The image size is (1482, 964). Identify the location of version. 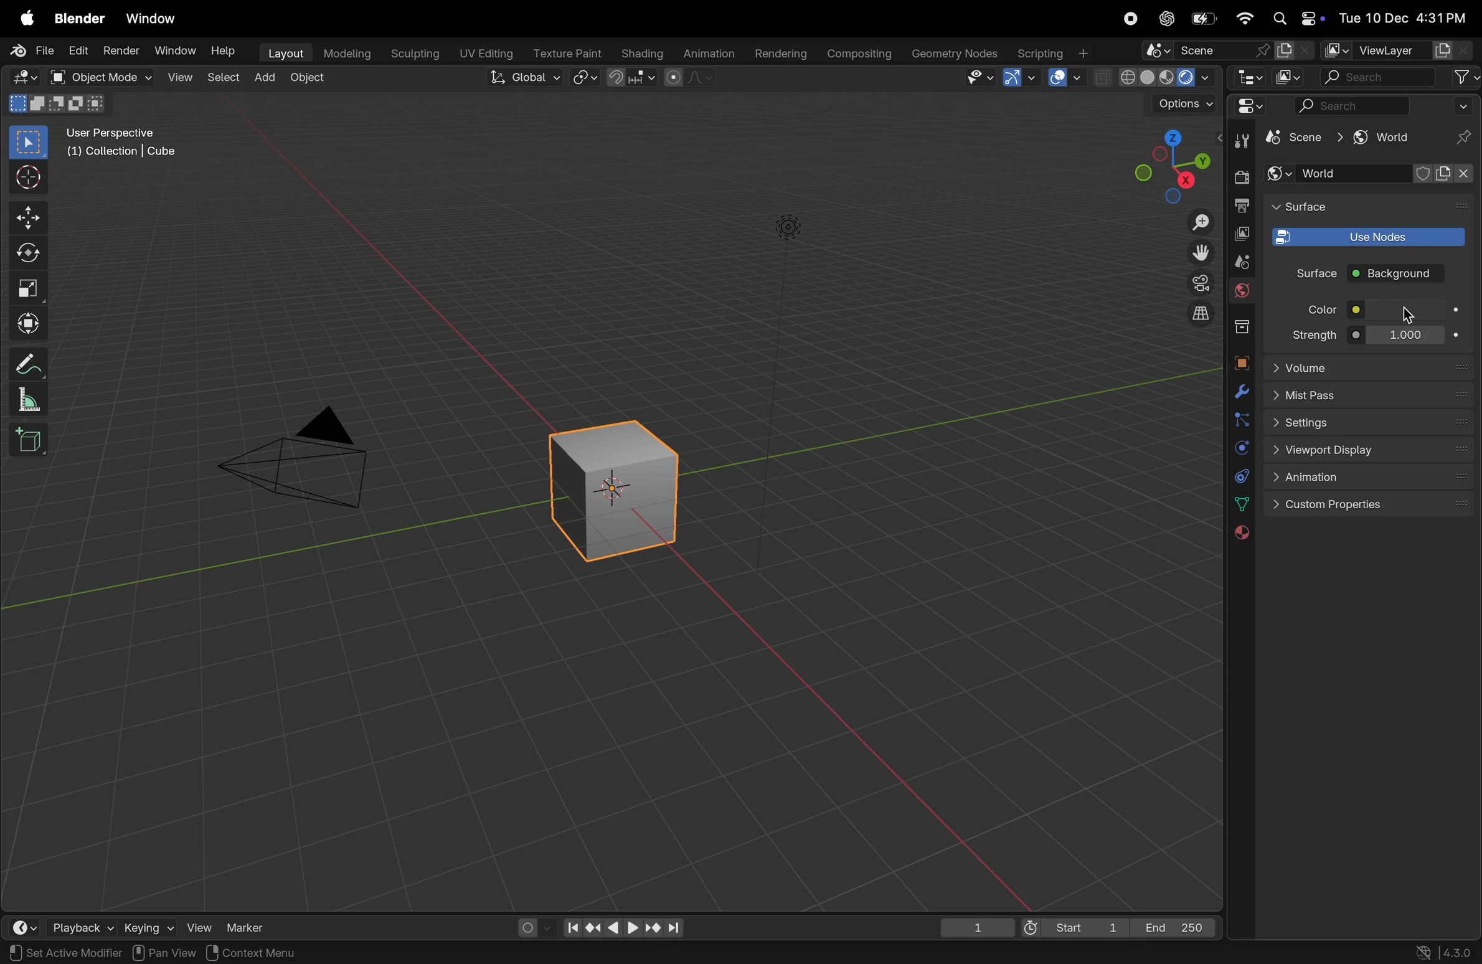
(1450, 952).